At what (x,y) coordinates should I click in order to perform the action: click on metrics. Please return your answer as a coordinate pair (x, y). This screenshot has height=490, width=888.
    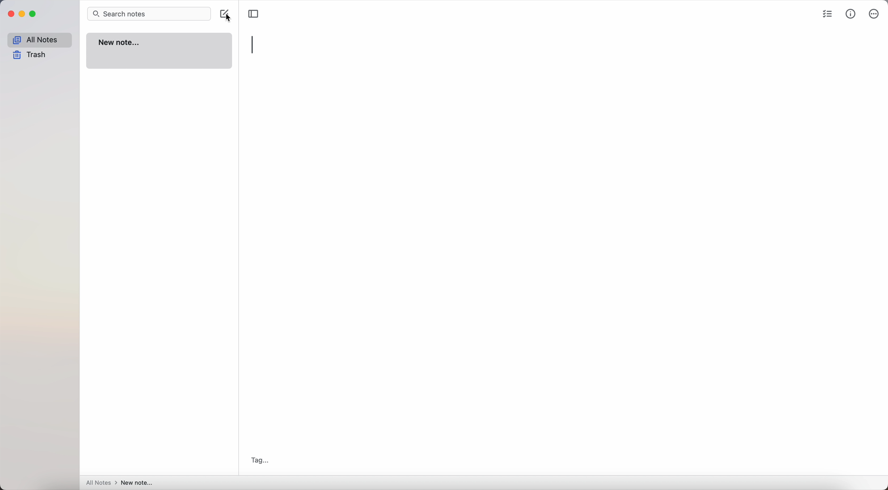
    Looking at the image, I should click on (851, 13).